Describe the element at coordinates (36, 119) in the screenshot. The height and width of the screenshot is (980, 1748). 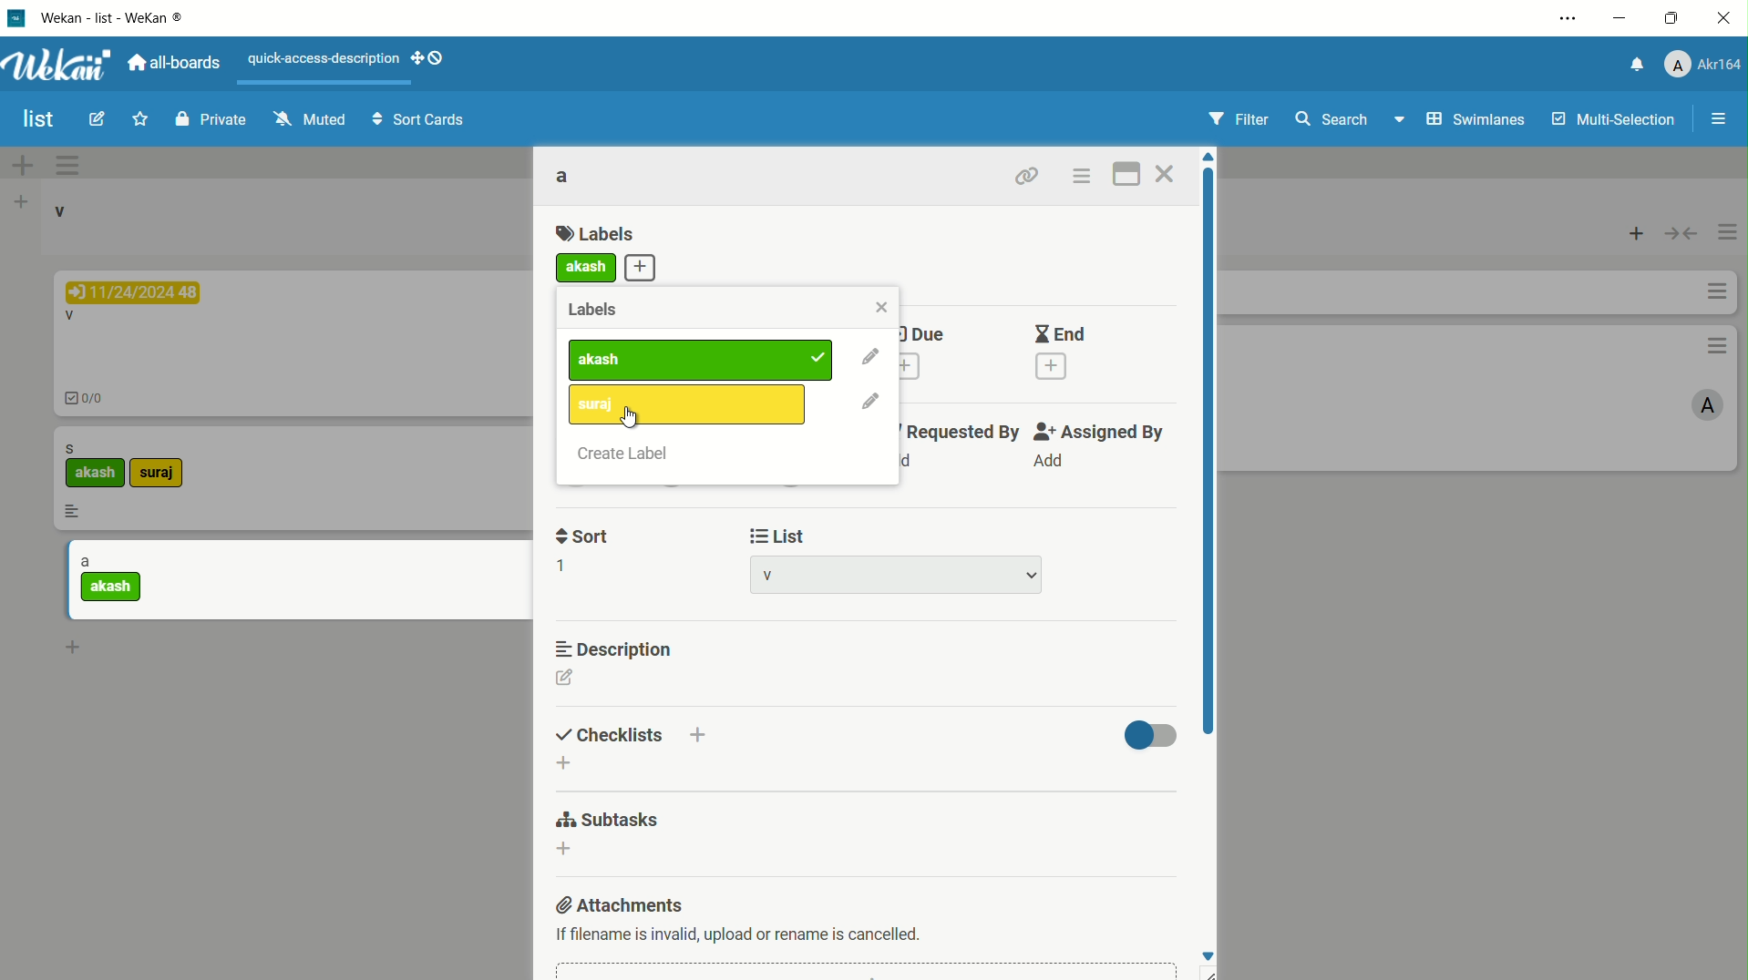
I see `board name` at that location.